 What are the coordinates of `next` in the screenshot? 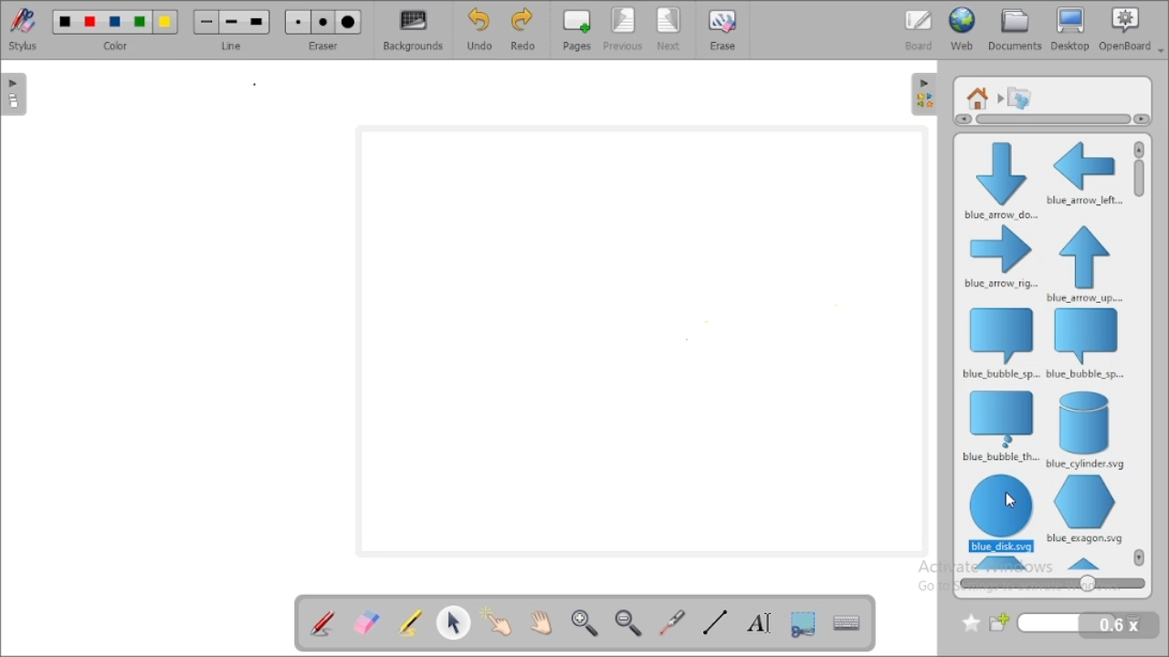 It's located at (670, 29).